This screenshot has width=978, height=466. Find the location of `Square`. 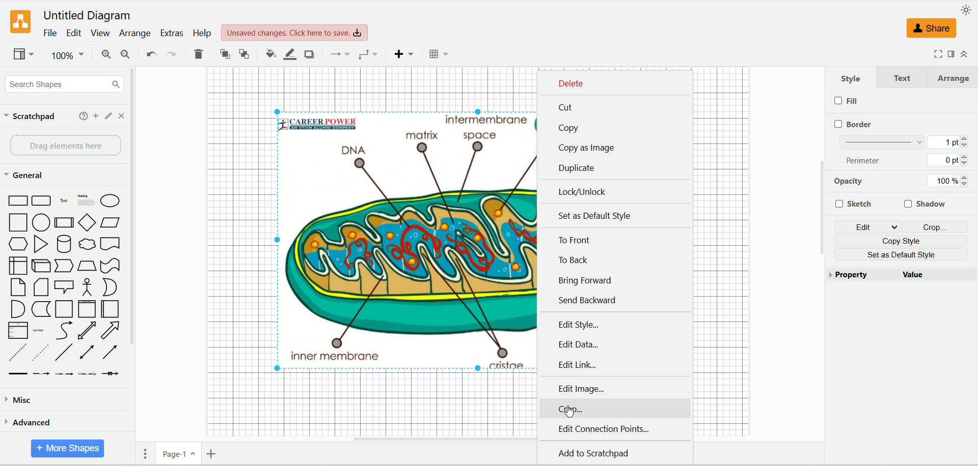

Square is located at coordinates (18, 223).